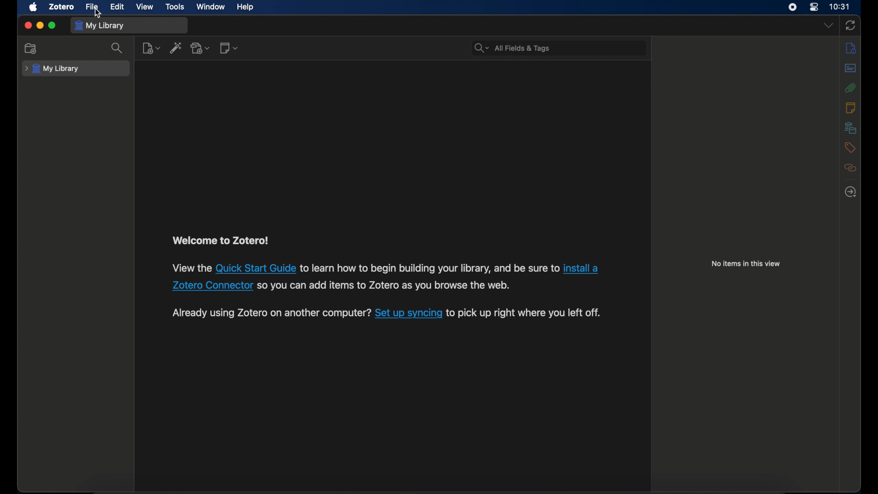 The width and height of the screenshot is (878, 494). What do you see at coordinates (850, 192) in the screenshot?
I see `locate` at bounding box center [850, 192].